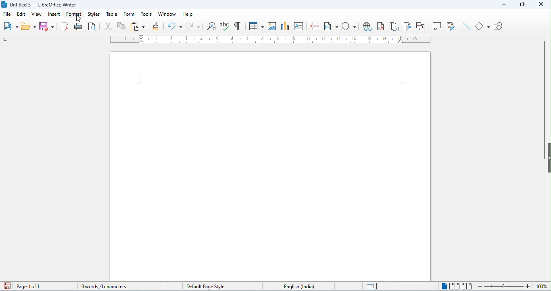 The width and height of the screenshot is (551, 291). What do you see at coordinates (514, 287) in the screenshot?
I see `zoom` at bounding box center [514, 287].